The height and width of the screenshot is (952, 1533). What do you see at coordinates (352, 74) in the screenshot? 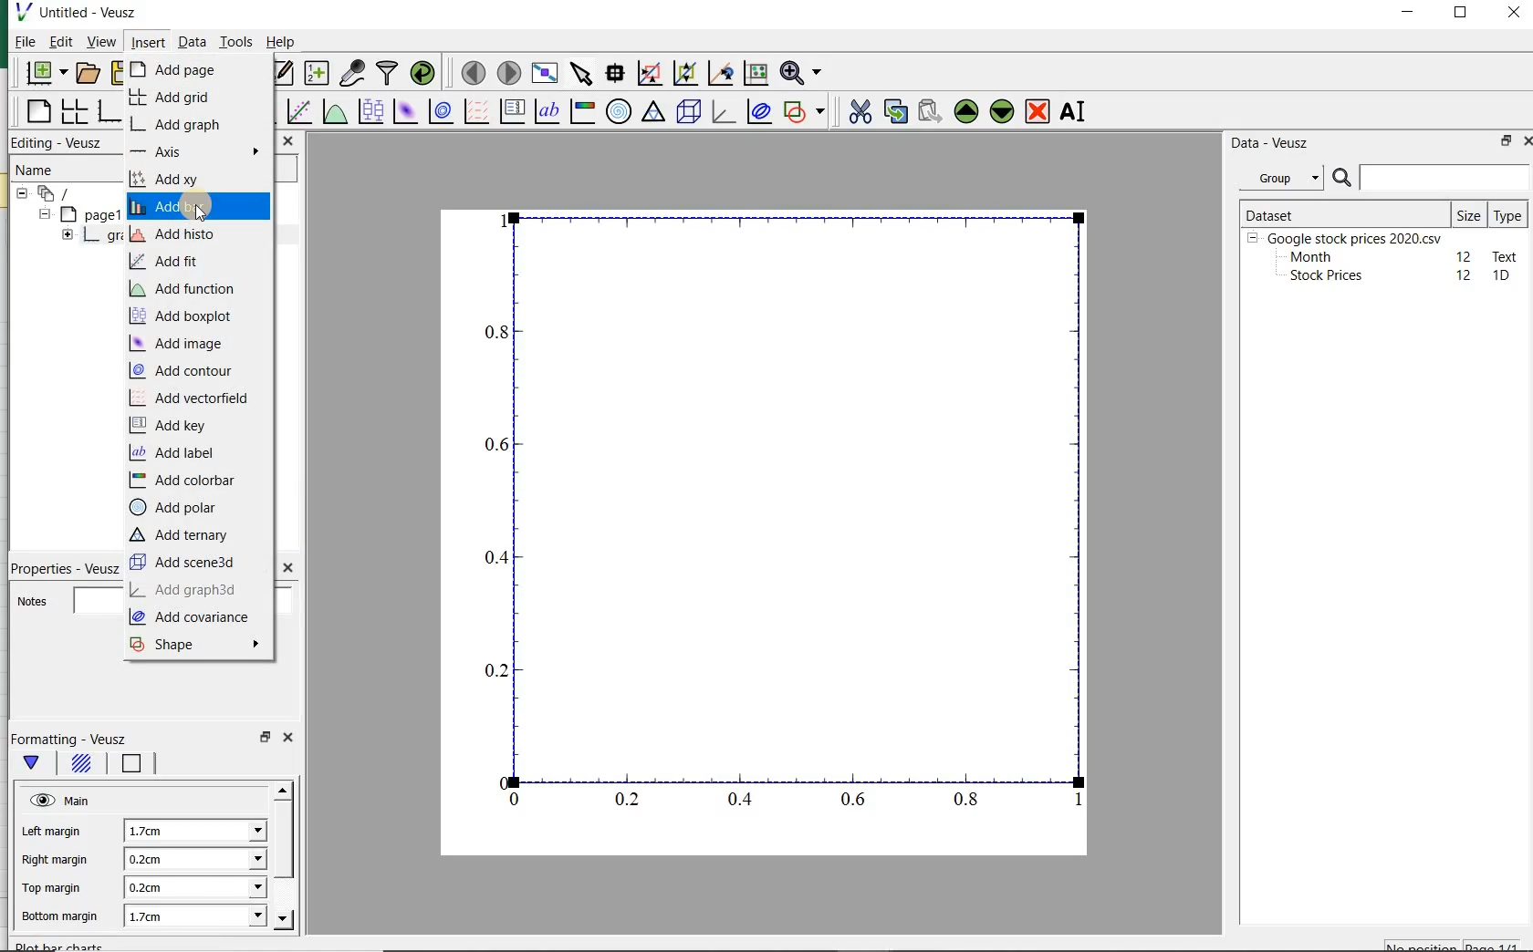
I see `capture remote data` at bounding box center [352, 74].